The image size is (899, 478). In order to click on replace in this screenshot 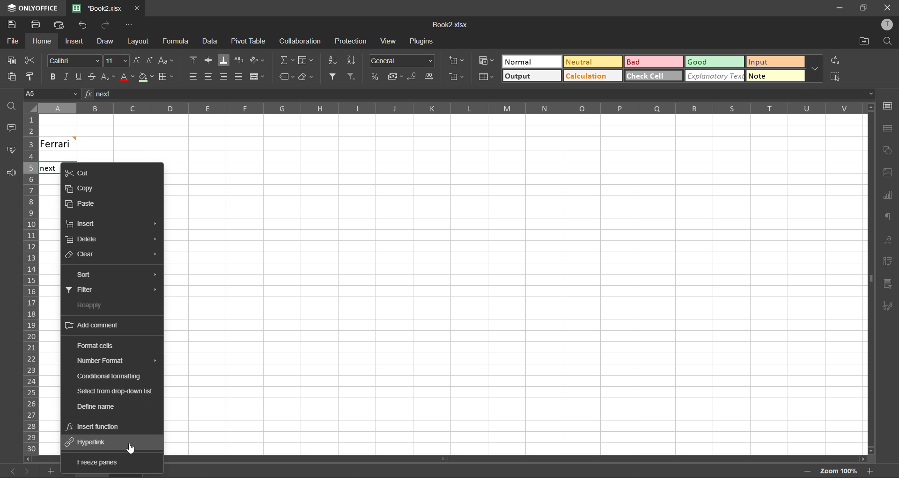, I will do `click(834, 58)`.